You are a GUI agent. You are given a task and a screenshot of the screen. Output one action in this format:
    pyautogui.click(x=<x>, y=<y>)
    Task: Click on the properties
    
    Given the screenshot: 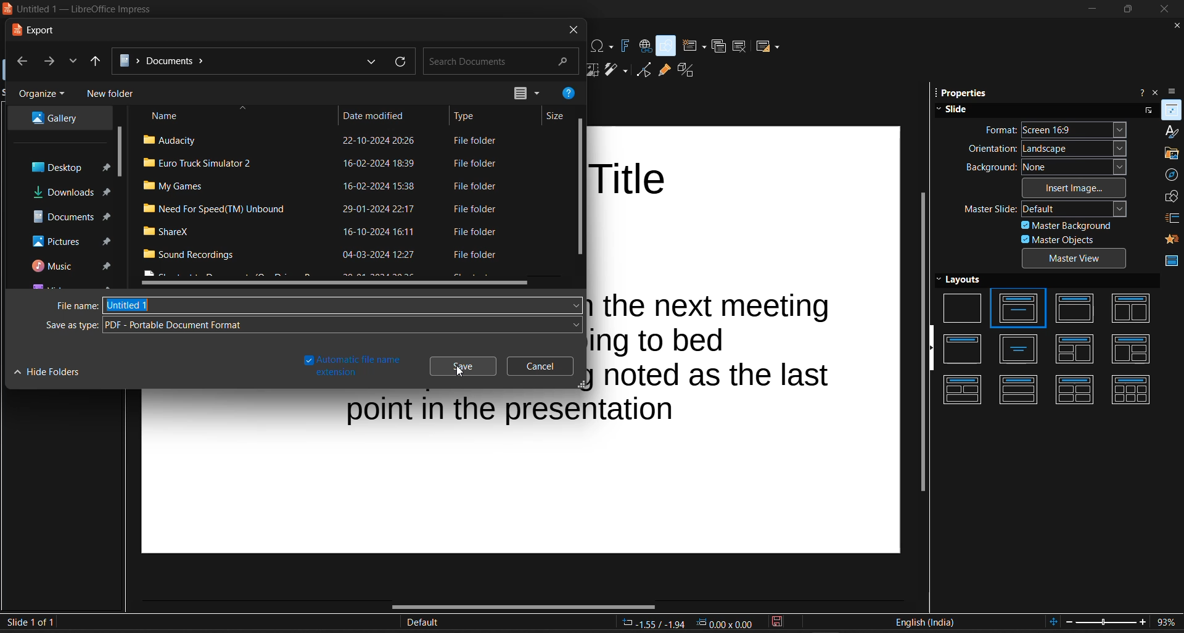 What is the action you would take?
    pyautogui.click(x=963, y=93)
    